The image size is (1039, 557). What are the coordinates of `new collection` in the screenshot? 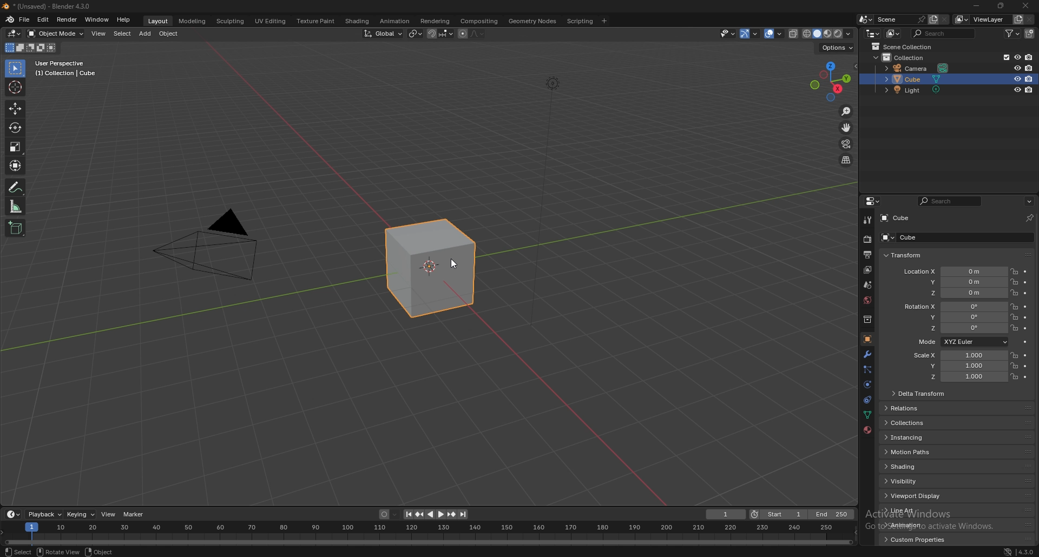 It's located at (1030, 34).